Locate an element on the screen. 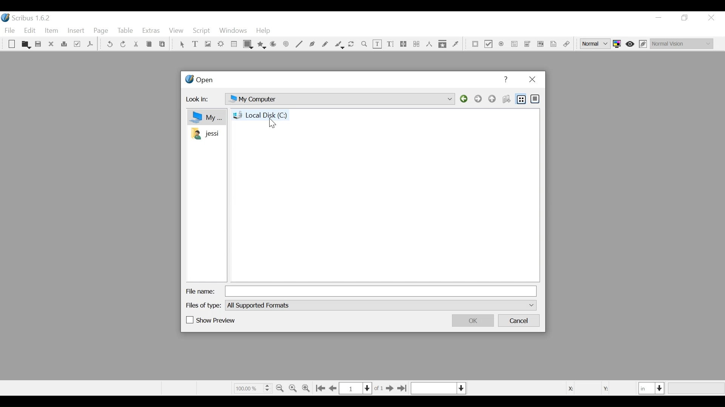 The width and height of the screenshot is (725, 407). Arc is located at coordinates (273, 45).